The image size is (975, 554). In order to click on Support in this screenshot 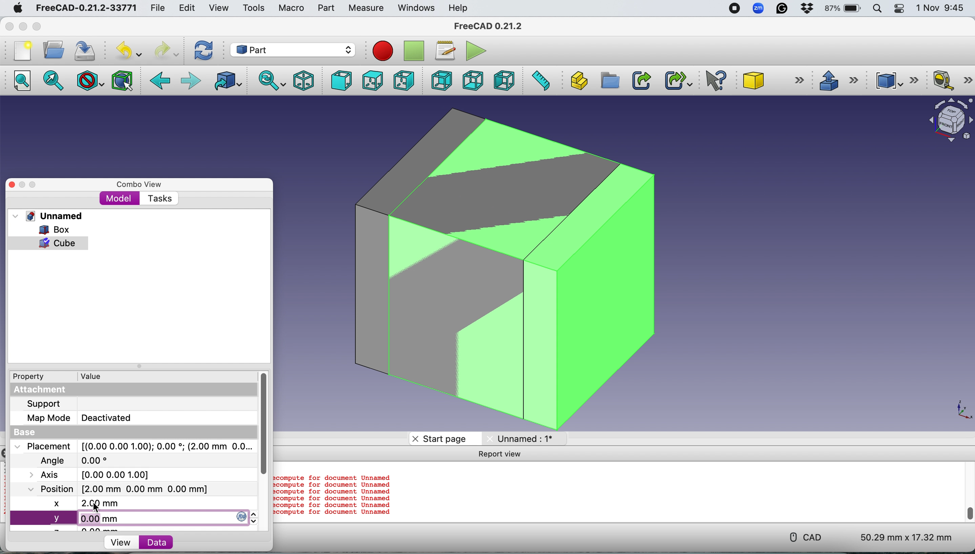, I will do `click(43, 403)`.